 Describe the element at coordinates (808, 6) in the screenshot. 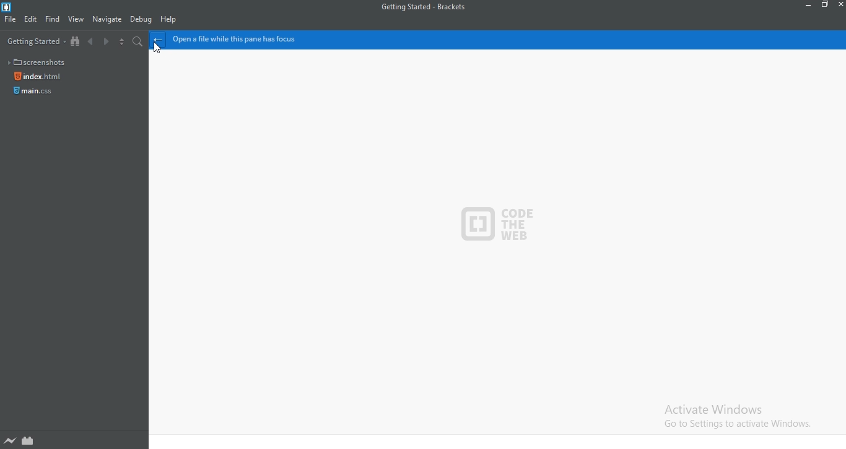

I see `Minimise` at that location.